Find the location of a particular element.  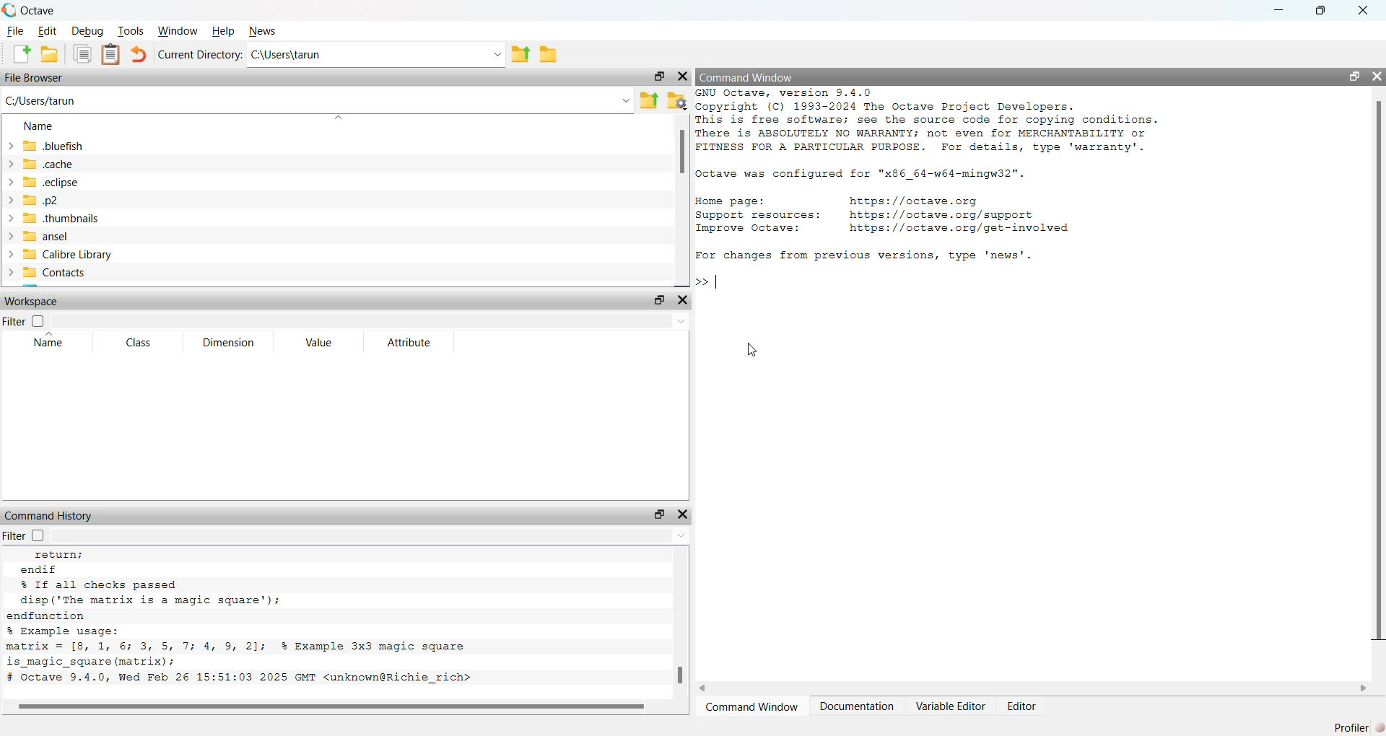

dropdown is located at coordinates (679, 535).